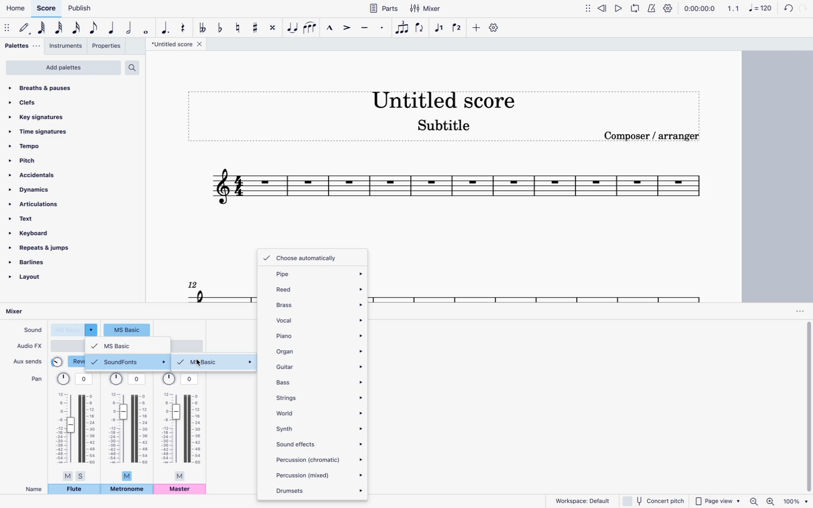 The width and height of the screenshot is (813, 508). I want to click on flute, so click(74, 489).